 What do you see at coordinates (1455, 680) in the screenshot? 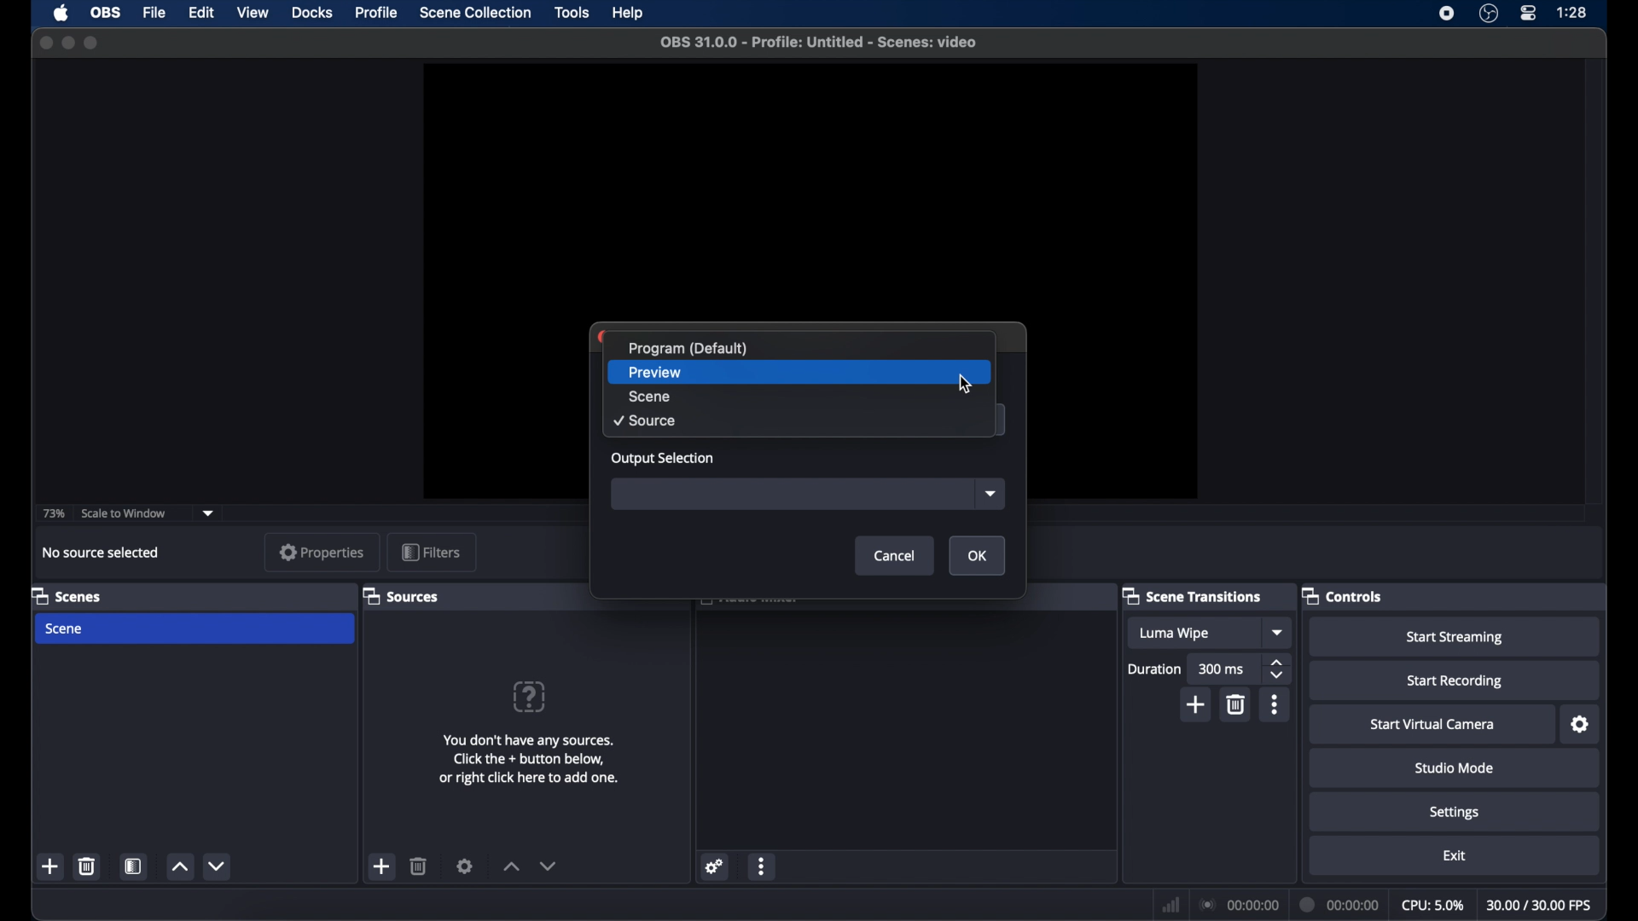
I see `start recording` at bounding box center [1455, 680].